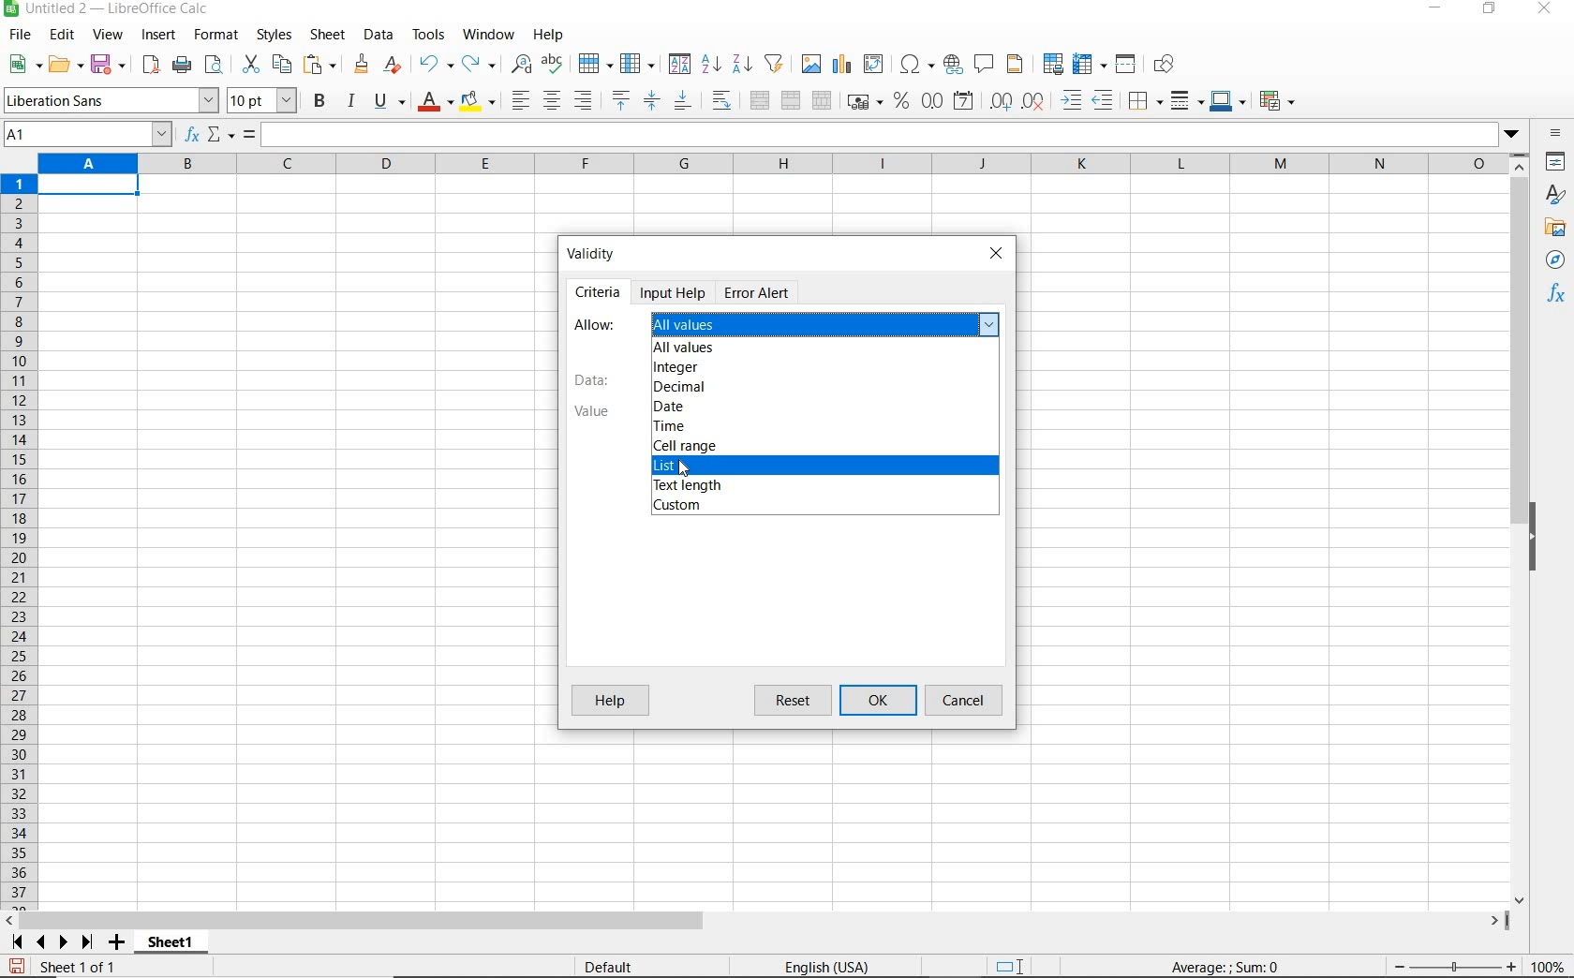 The height and width of the screenshot is (978, 1574). What do you see at coordinates (901, 101) in the screenshot?
I see `format as percent` at bounding box center [901, 101].